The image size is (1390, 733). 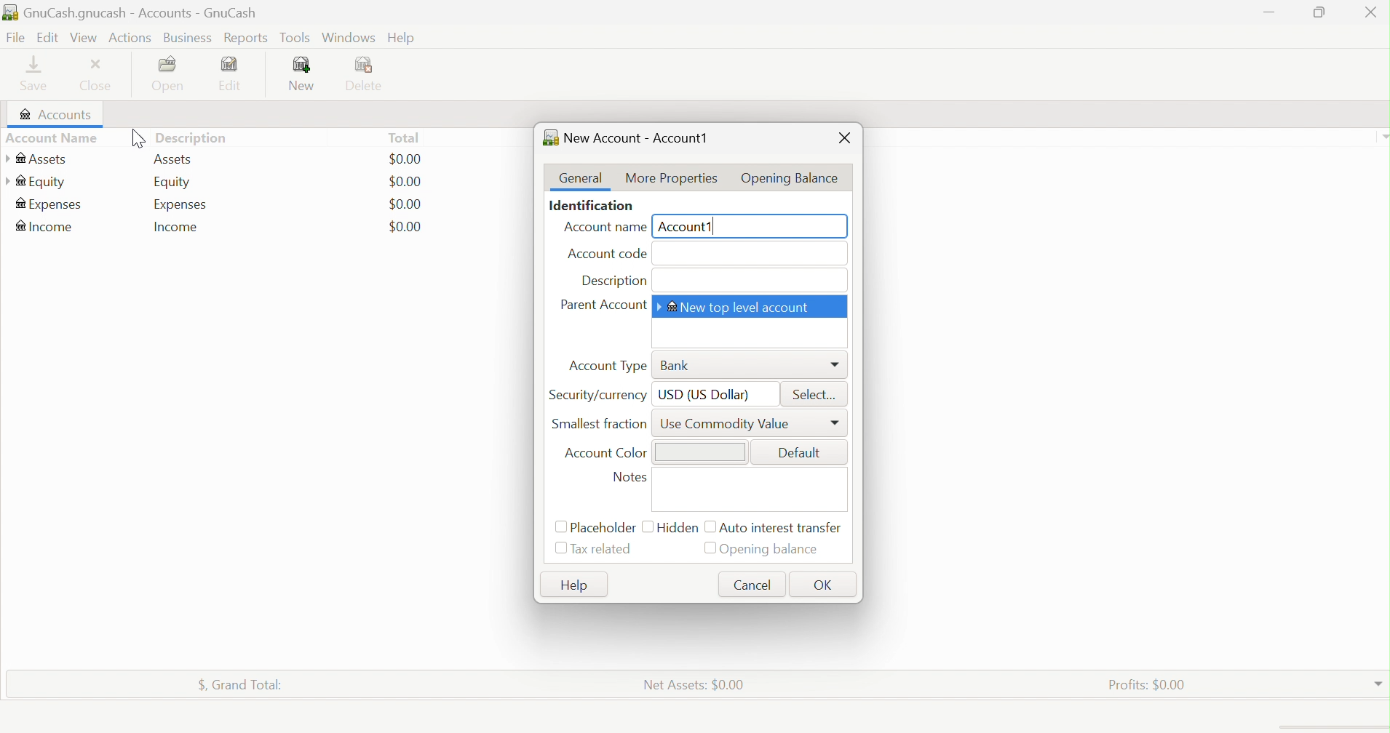 I want to click on Reports, so click(x=245, y=39).